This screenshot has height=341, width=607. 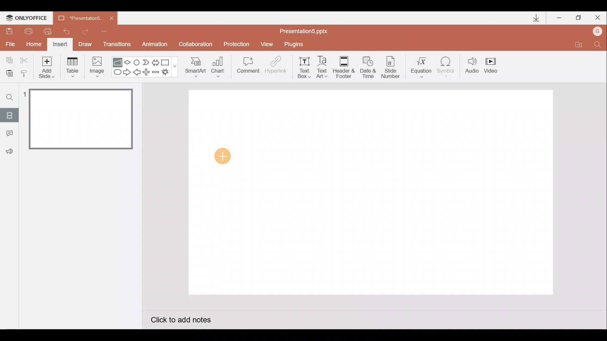 What do you see at coordinates (598, 46) in the screenshot?
I see `Find` at bounding box center [598, 46].